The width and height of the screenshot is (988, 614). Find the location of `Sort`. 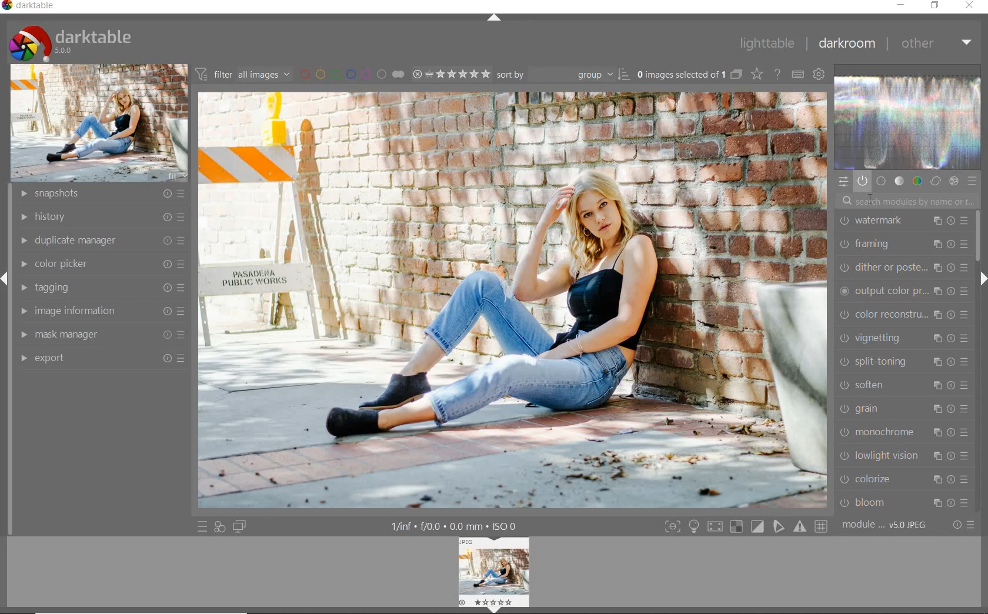

Sort is located at coordinates (563, 75).